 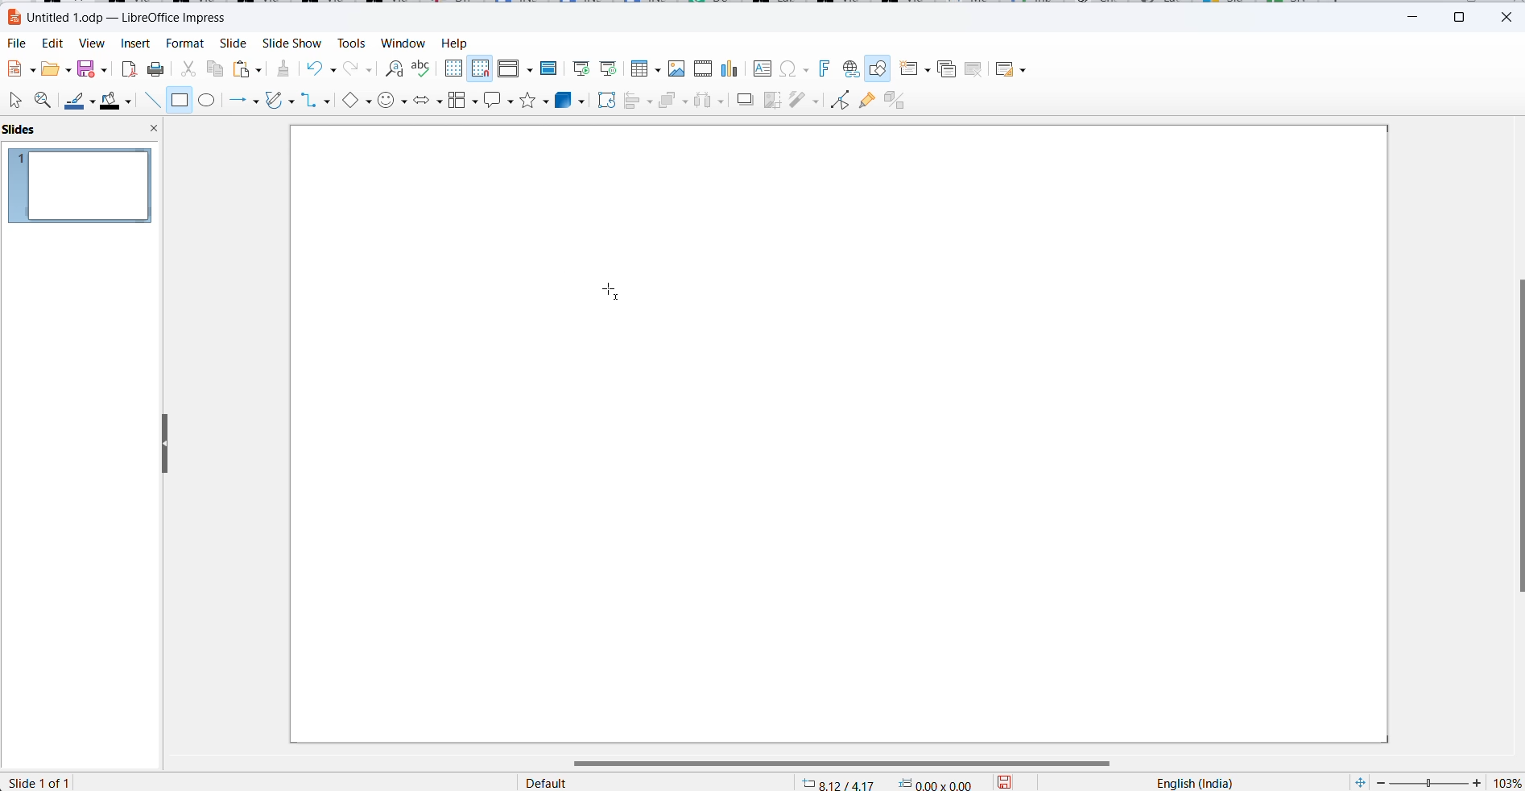 What do you see at coordinates (79, 103) in the screenshot?
I see `line` at bounding box center [79, 103].